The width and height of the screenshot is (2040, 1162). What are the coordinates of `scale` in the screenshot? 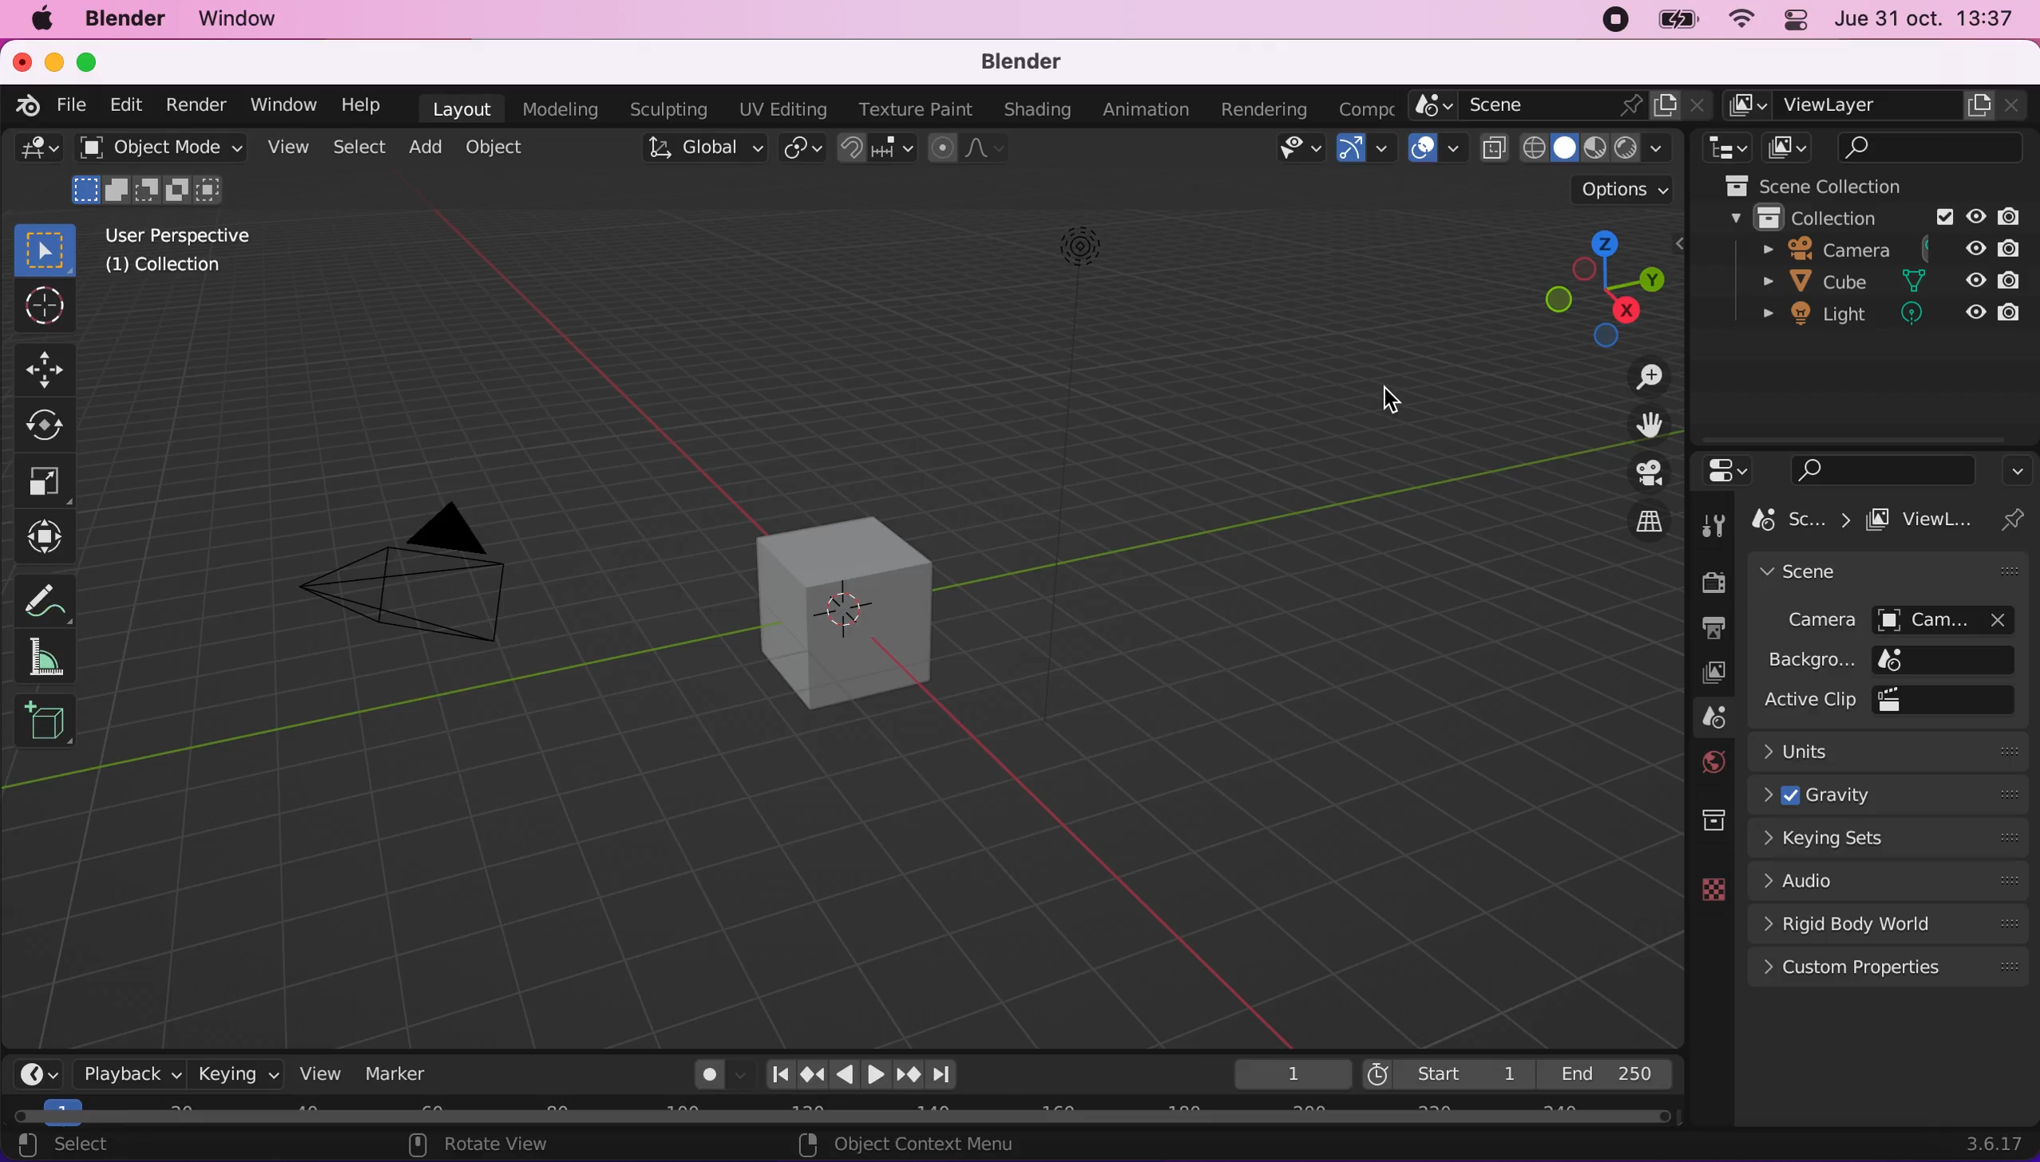 It's located at (46, 481).